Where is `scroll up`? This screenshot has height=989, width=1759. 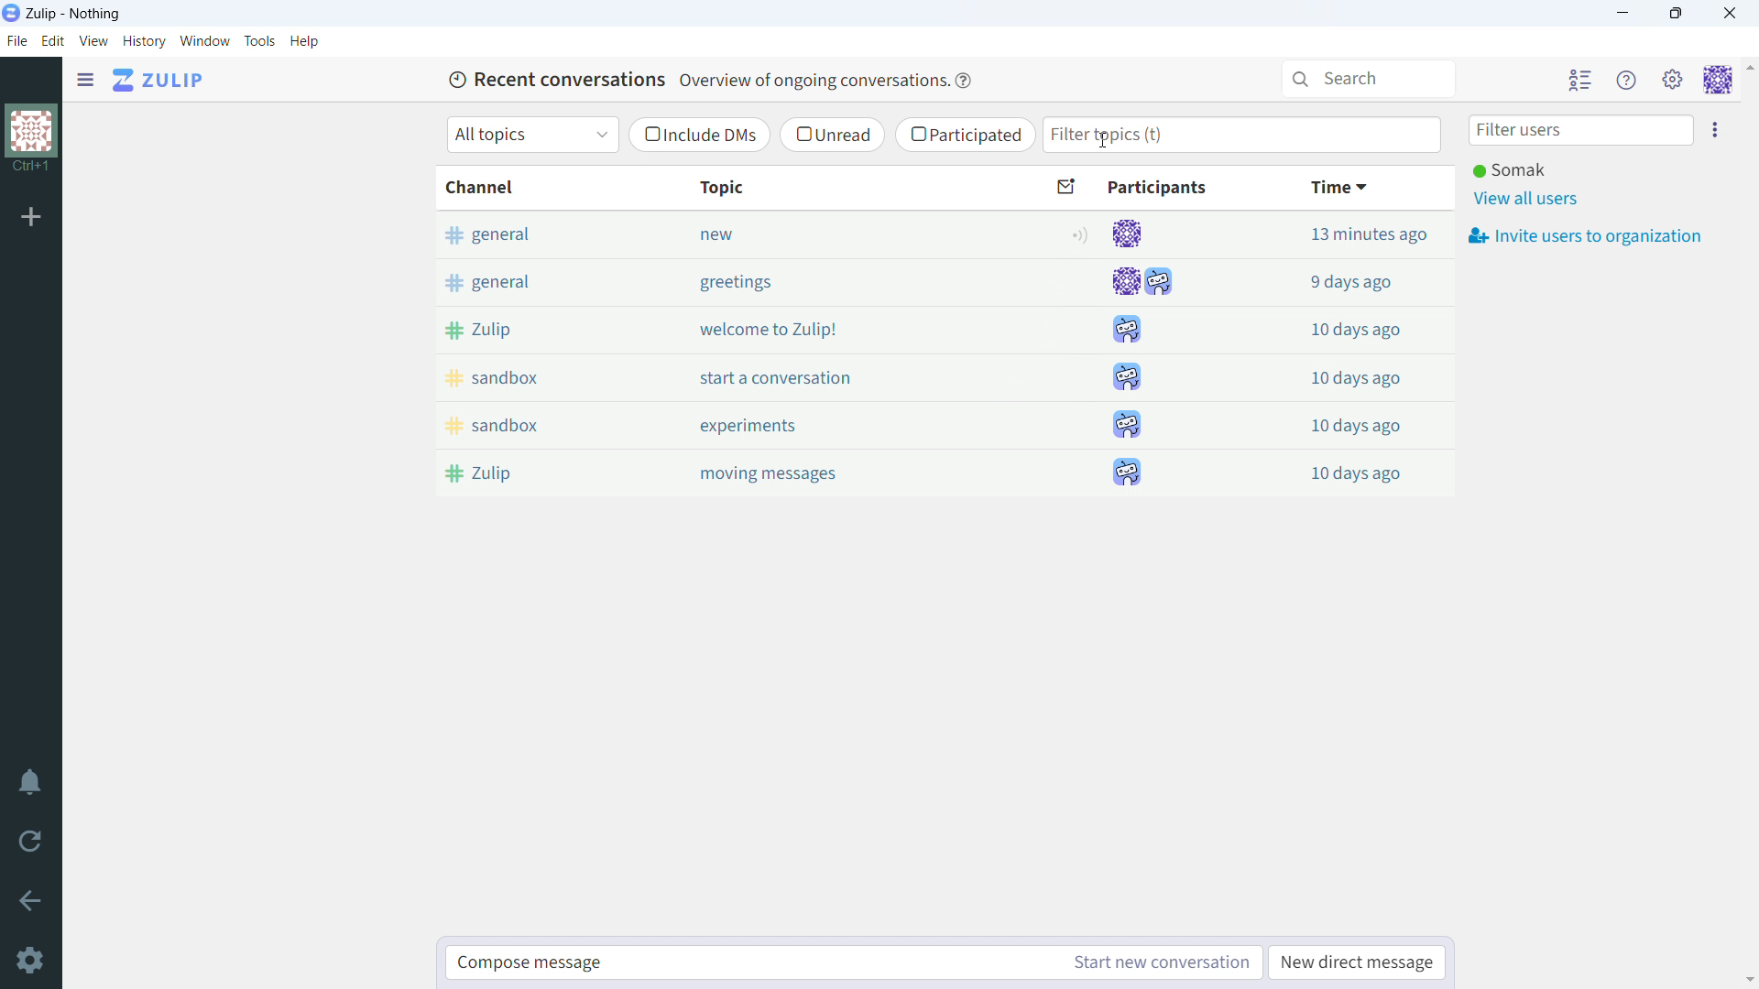
scroll up is located at coordinates (1748, 67).